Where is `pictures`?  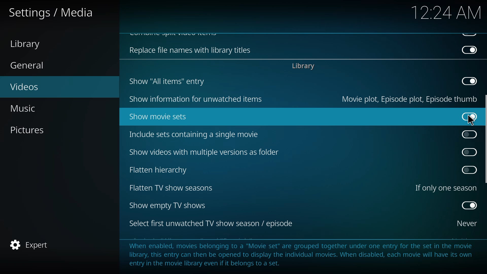 pictures is located at coordinates (30, 130).